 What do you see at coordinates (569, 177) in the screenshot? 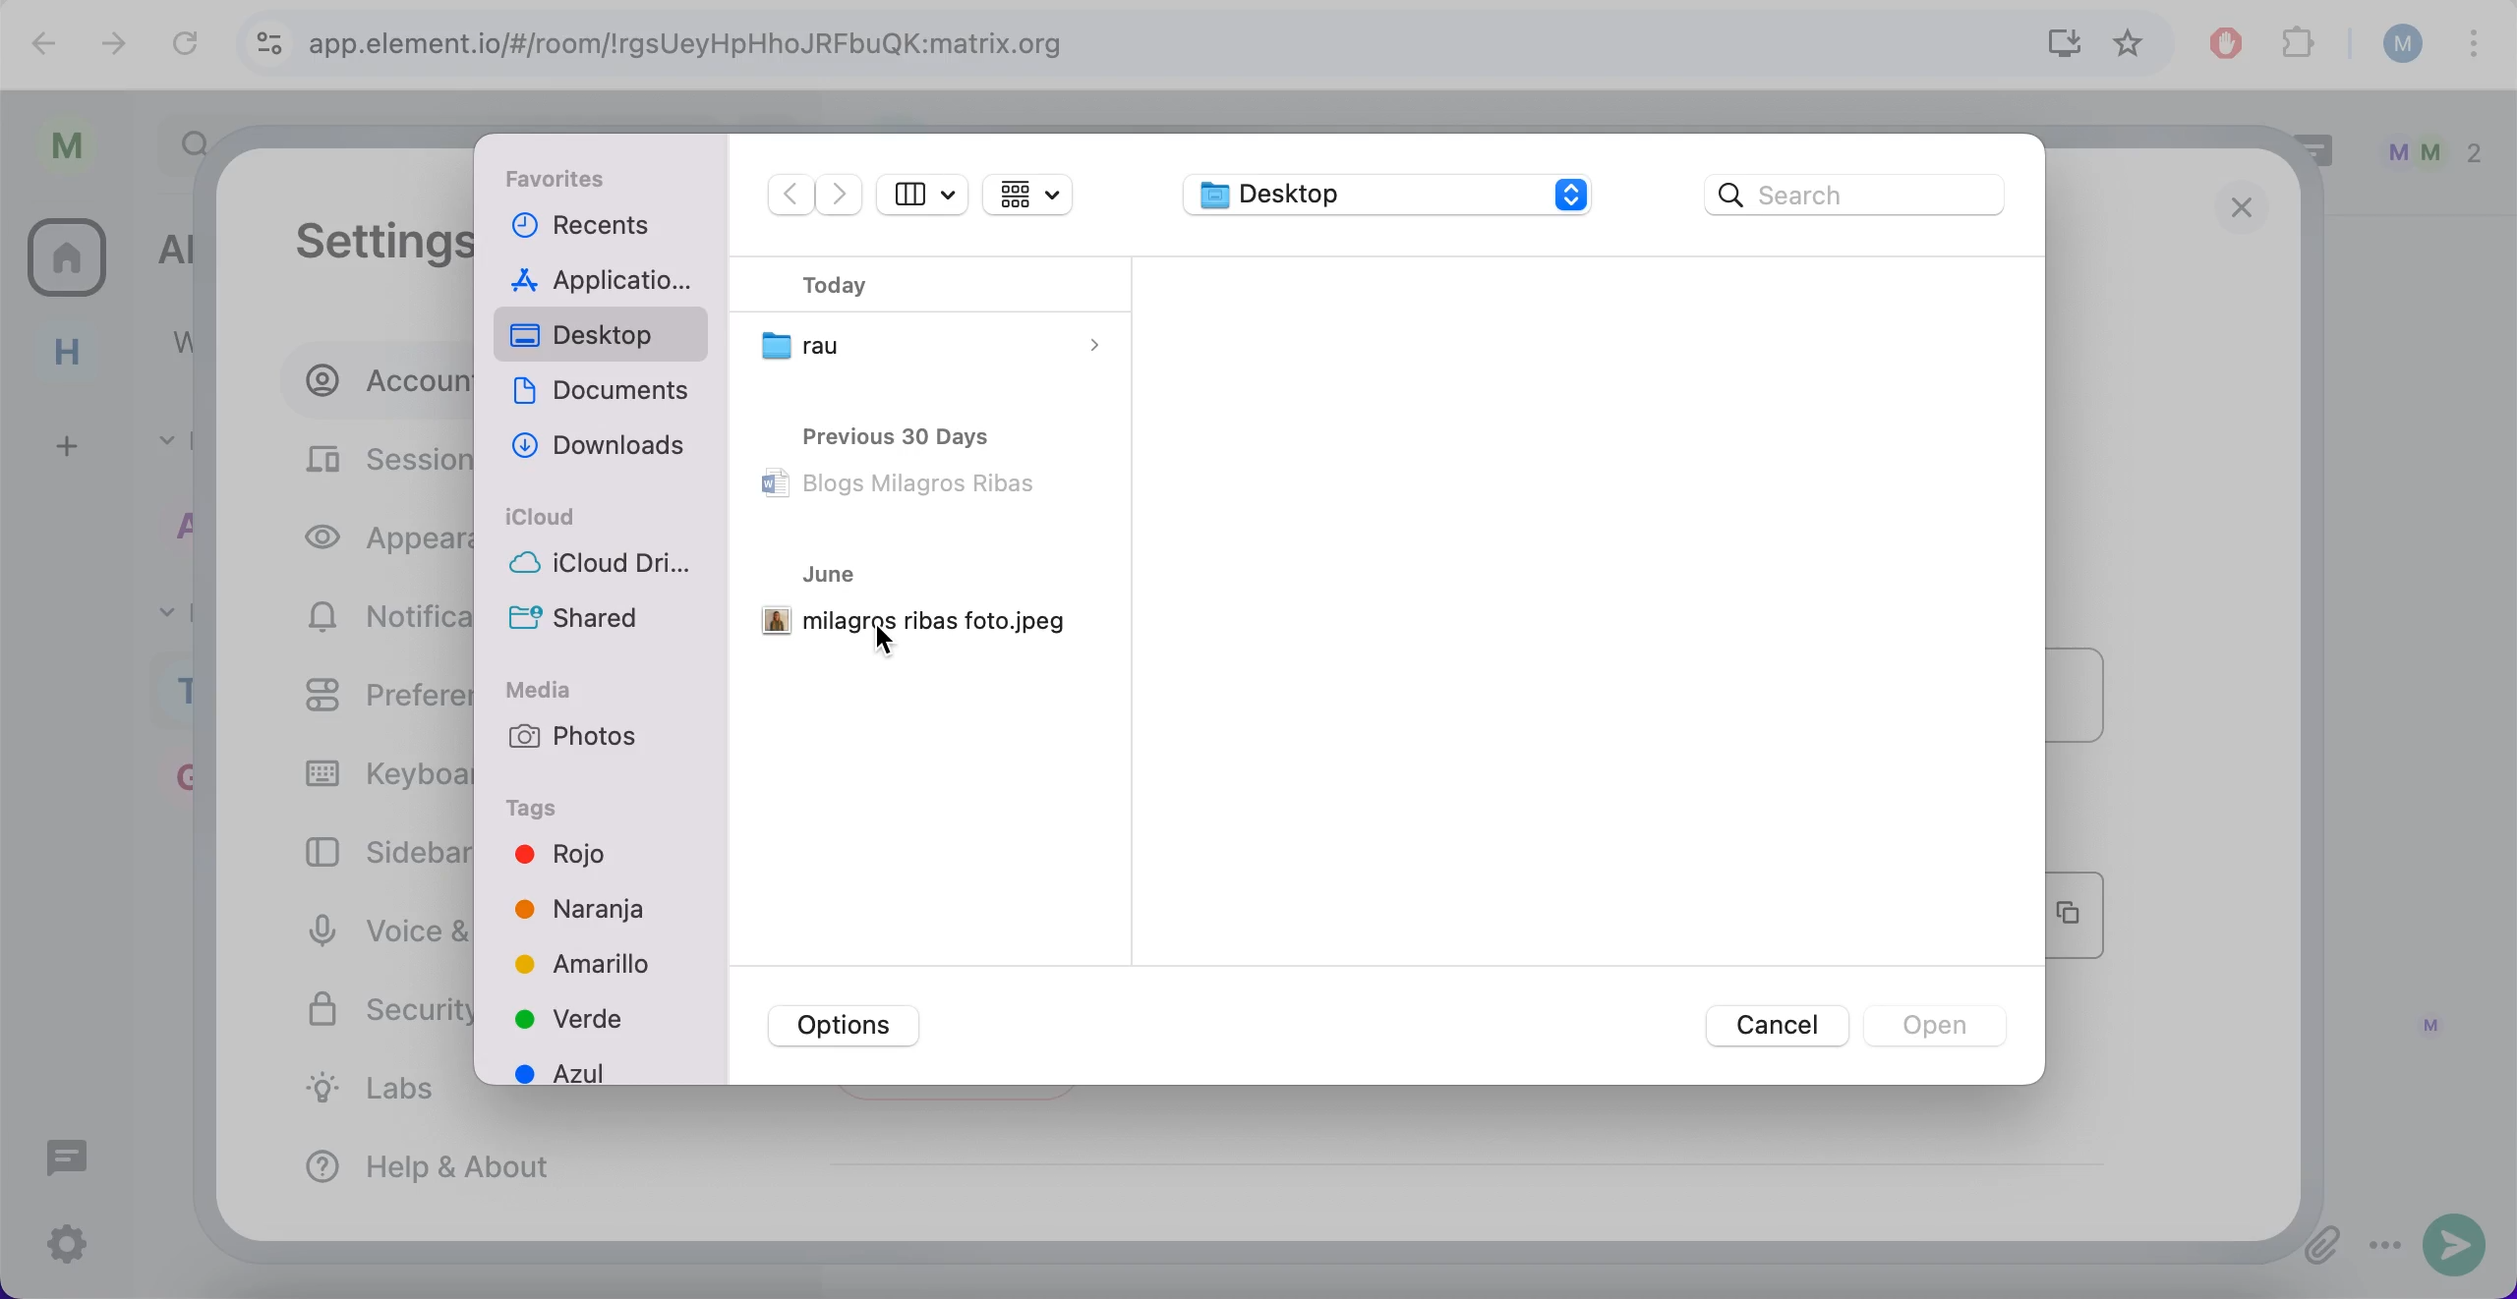
I see `favorites` at bounding box center [569, 177].